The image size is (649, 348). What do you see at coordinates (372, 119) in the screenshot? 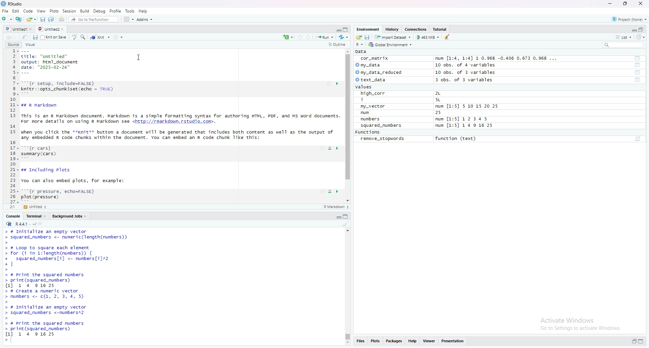
I see `numbers` at bounding box center [372, 119].